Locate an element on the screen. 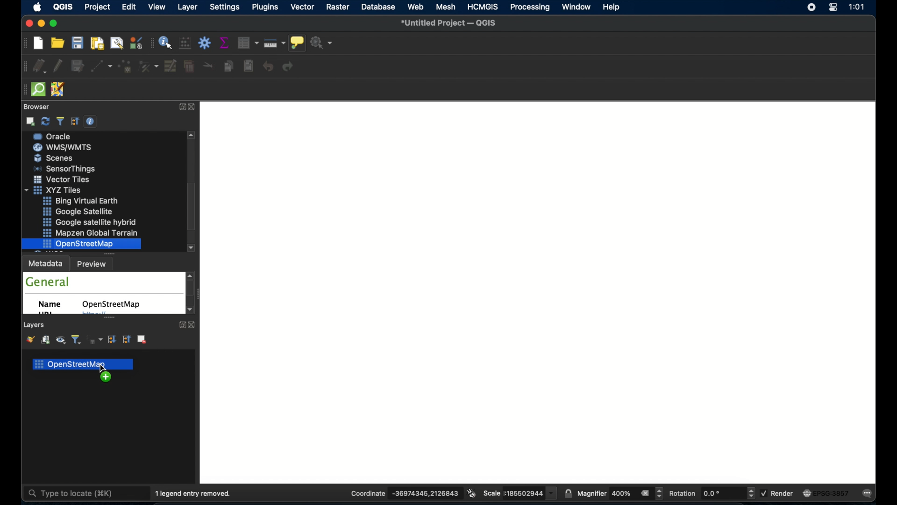  URL is located at coordinates (45, 314).